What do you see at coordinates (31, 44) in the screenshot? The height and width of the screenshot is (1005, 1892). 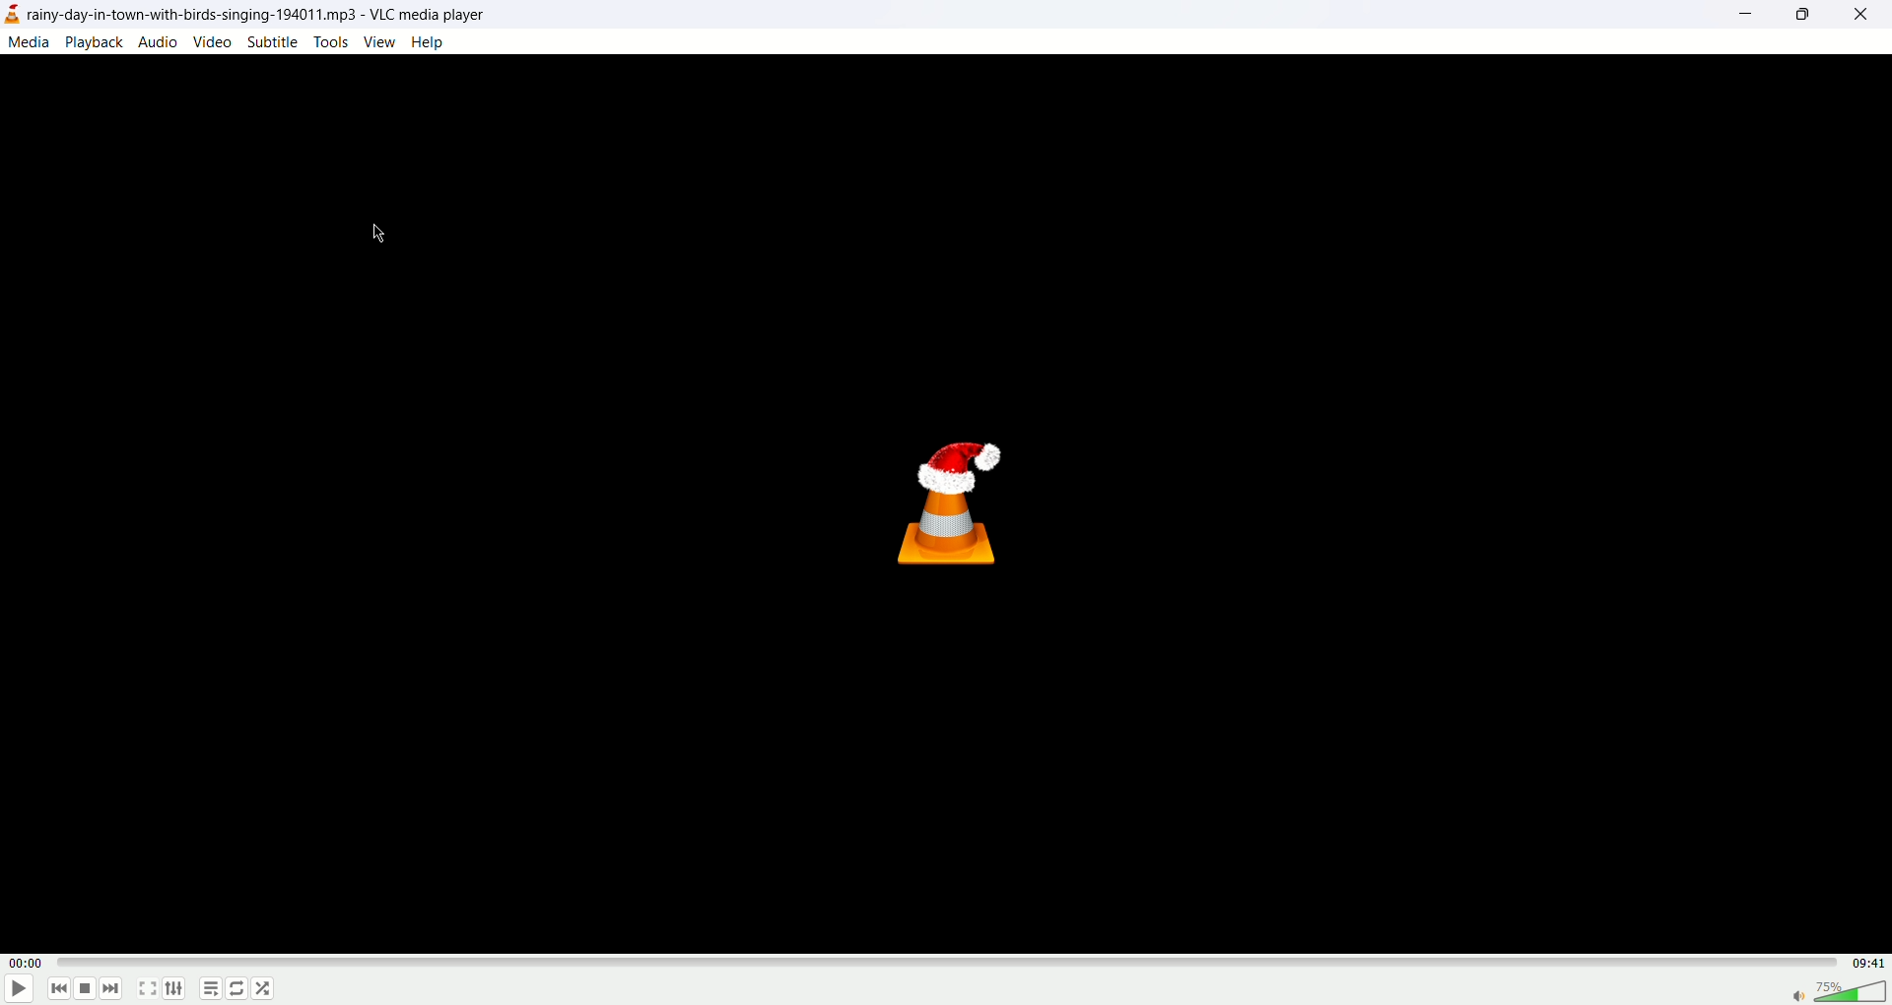 I see `media` at bounding box center [31, 44].